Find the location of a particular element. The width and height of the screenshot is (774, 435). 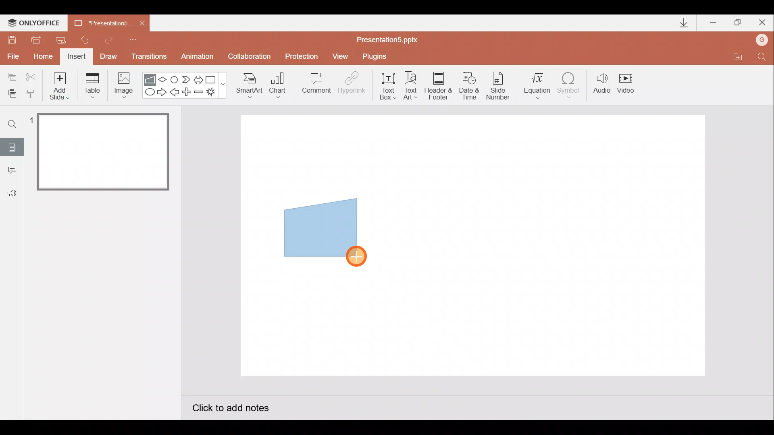

Open file location is located at coordinates (737, 58).